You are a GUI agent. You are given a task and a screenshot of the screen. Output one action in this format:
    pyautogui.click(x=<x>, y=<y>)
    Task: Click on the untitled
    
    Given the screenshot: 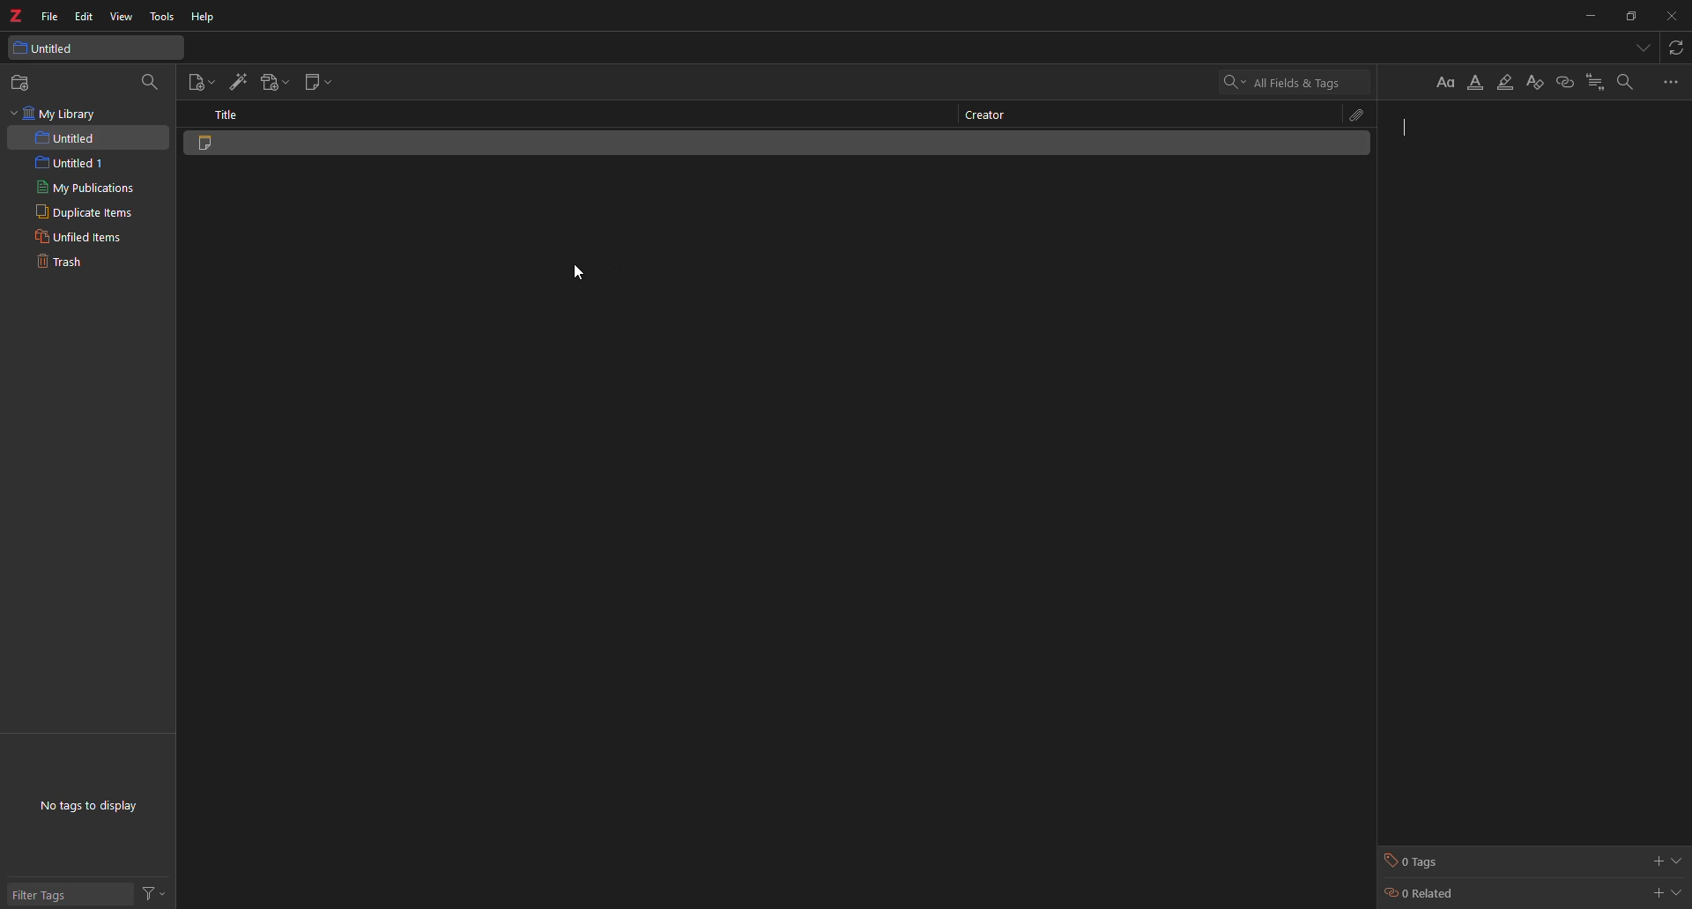 What is the action you would take?
    pyautogui.click(x=71, y=138)
    